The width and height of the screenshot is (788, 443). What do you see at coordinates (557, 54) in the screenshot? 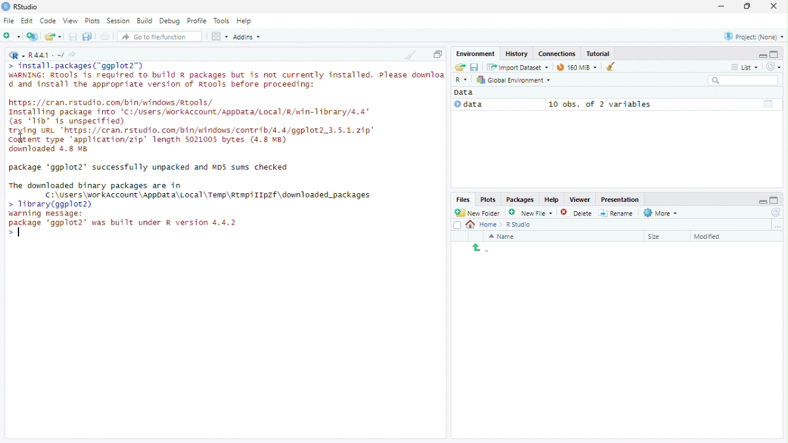
I see `Connections` at bounding box center [557, 54].